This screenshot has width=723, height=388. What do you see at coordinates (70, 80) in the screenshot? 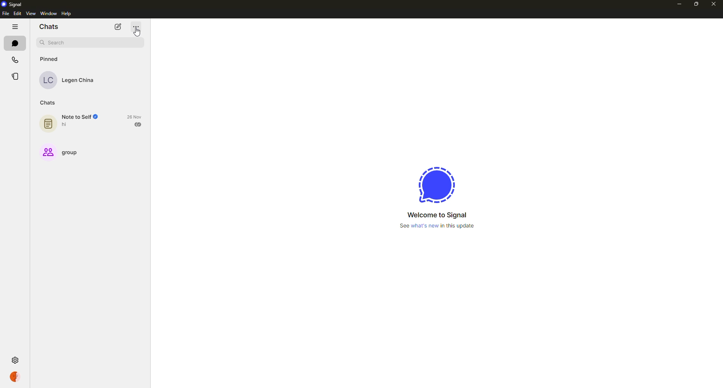
I see `contact` at bounding box center [70, 80].